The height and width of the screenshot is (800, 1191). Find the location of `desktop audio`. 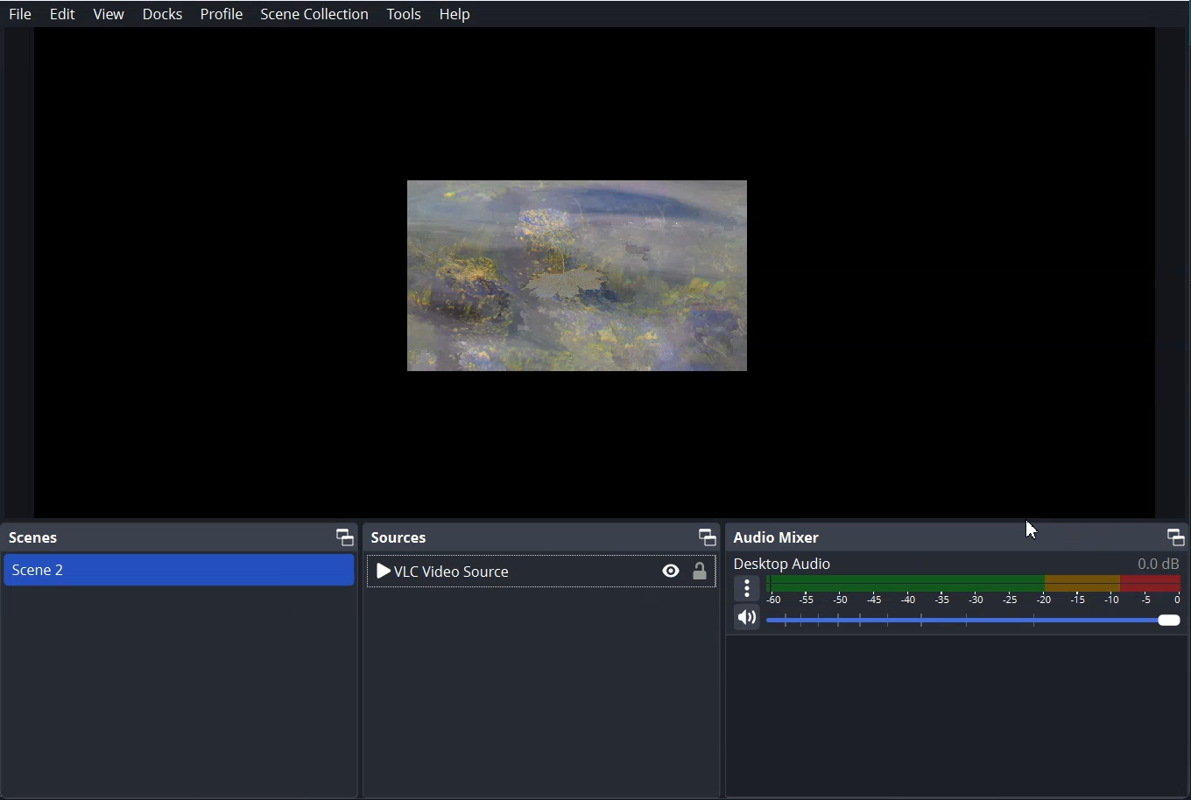

desktop audio is located at coordinates (958, 560).